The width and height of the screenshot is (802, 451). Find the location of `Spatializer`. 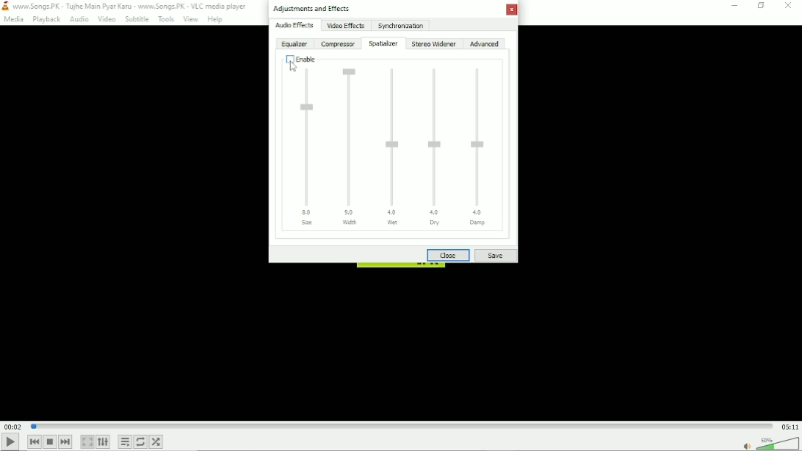

Spatializer is located at coordinates (383, 43).